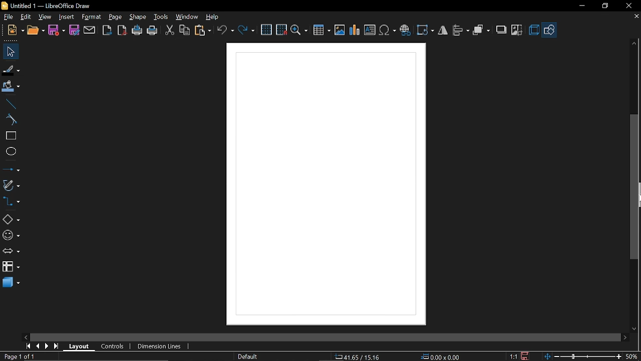 The height and width of the screenshot is (361, 641). What do you see at coordinates (57, 30) in the screenshot?
I see `save` at bounding box center [57, 30].